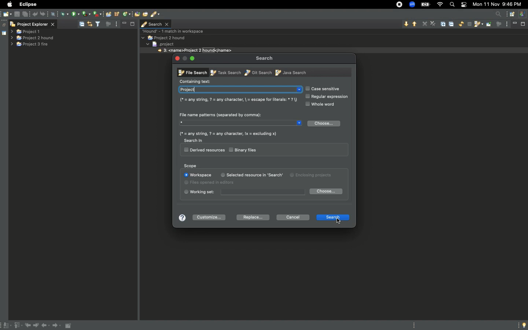  I want to click on minimise, so click(516, 25).